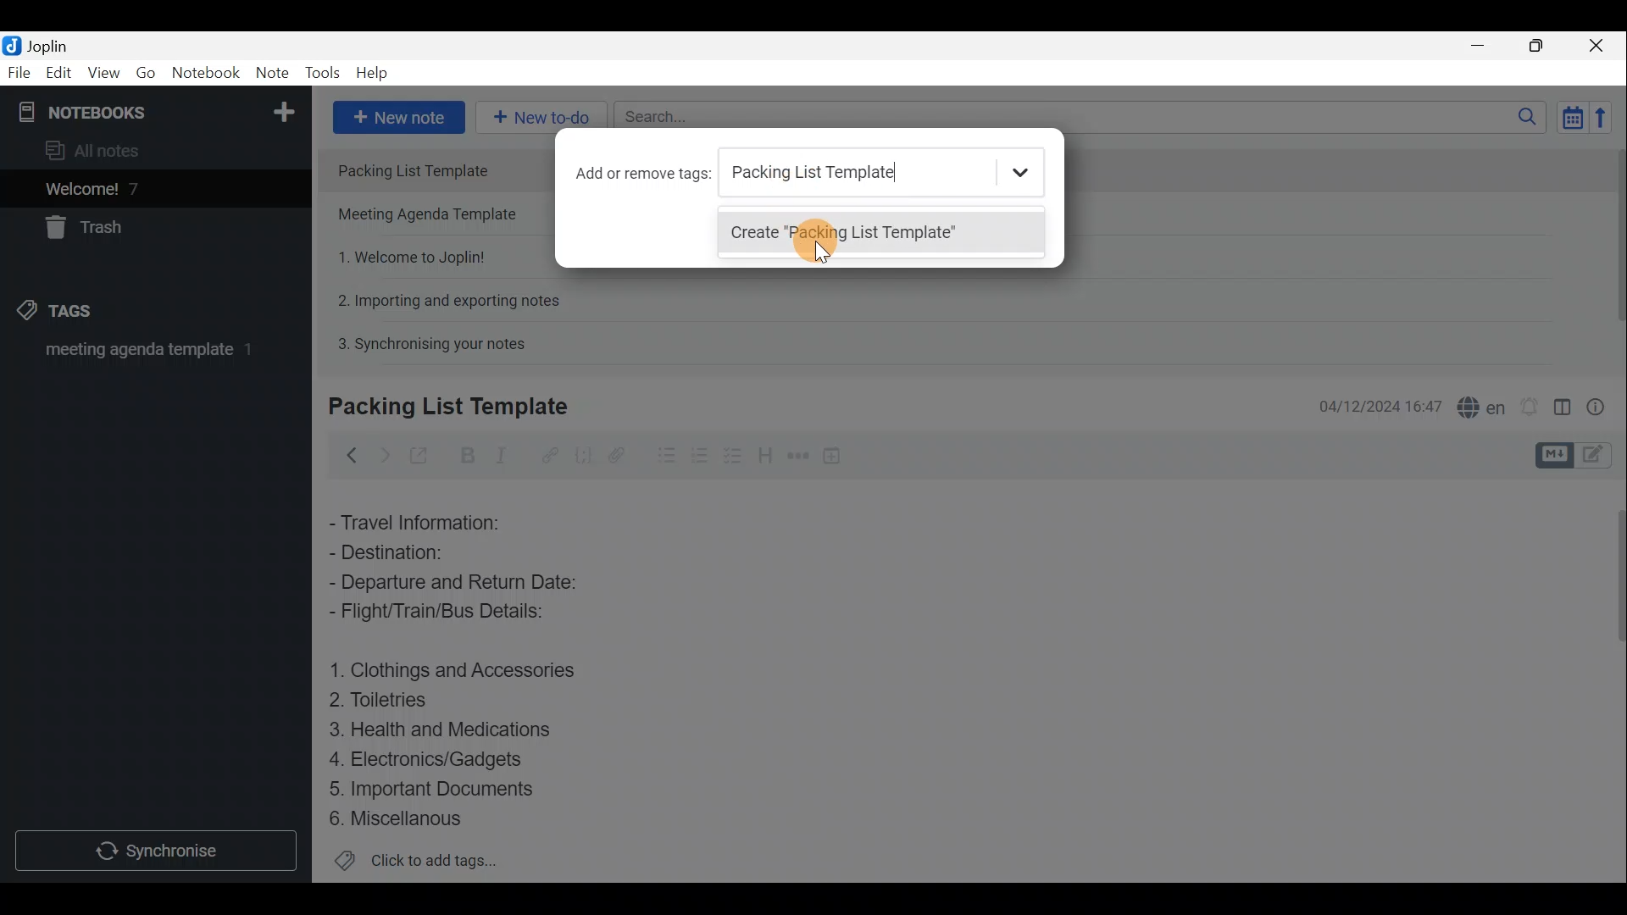 Image resolution: width=1627 pixels, height=915 pixels. What do you see at coordinates (820, 256) in the screenshot?
I see `cursor` at bounding box center [820, 256].